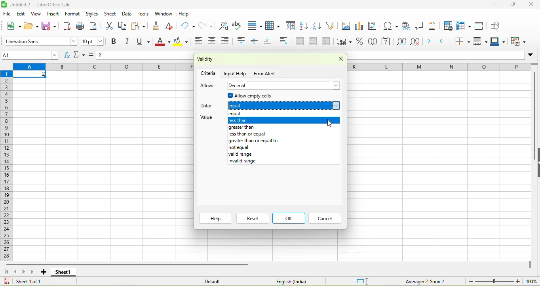 This screenshot has width=540, height=286. What do you see at coordinates (481, 25) in the screenshot?
I see `split window` at bounding box center [481, 25].